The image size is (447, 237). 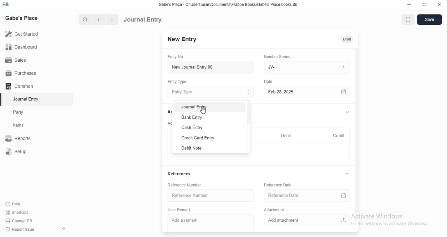 What do you see at coordinates (143, 19) in the screenshot?
I see `Journal Entry` at bounding box center [143, 19].